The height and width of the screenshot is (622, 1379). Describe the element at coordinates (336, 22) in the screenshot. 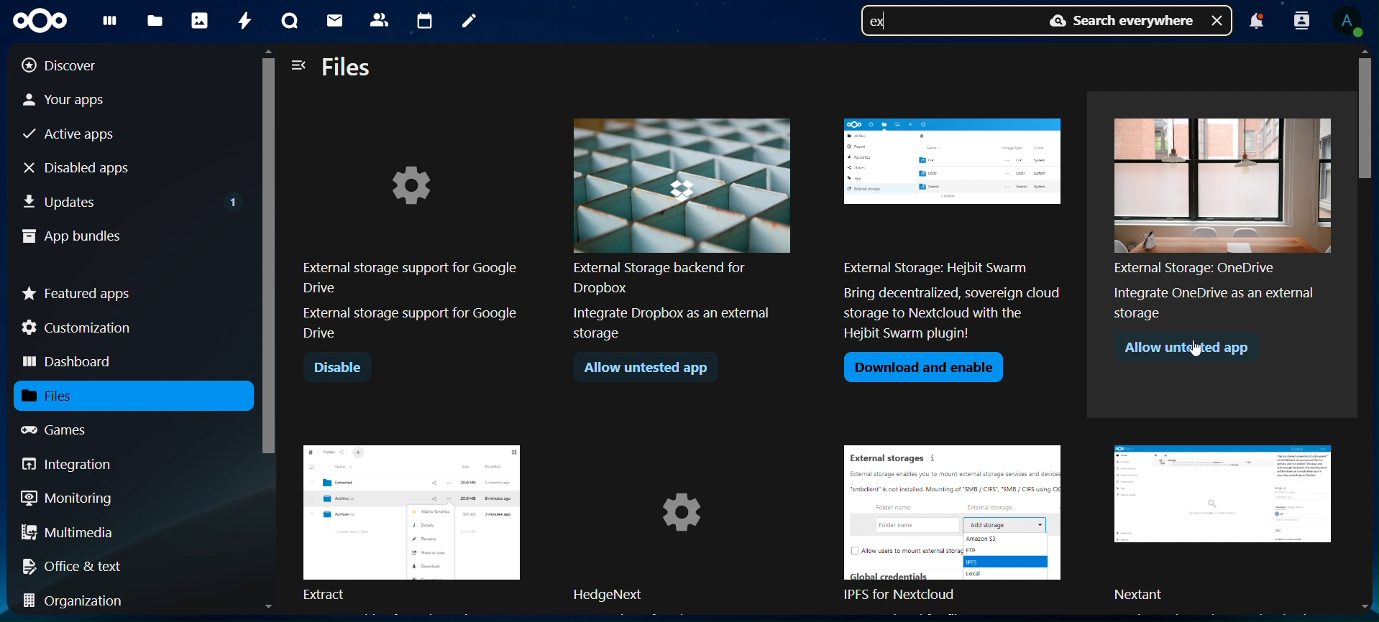

I see `mail` at that location.